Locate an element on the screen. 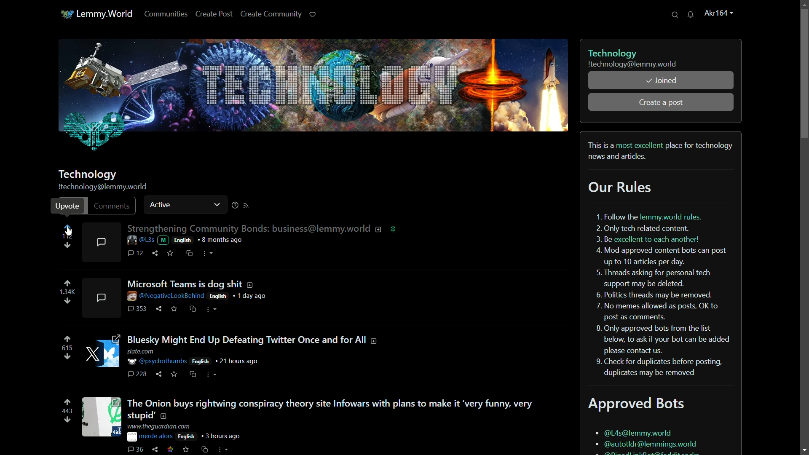 The width and height of the screenshot is (809, 455). community username is located at coordinates (633, 65).